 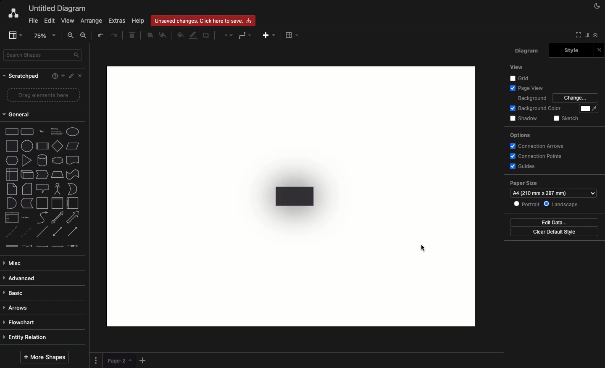 What do you see at coordinates (525, 118) in the screenshot?
I see `Shadow` at bounding box center [525, 118].